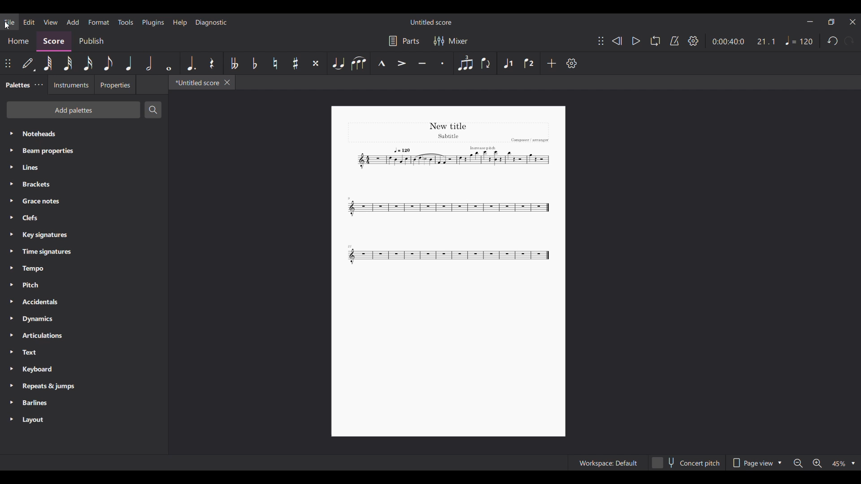 The height and width of the screenshot is (484, 861). Describe the element at coordinates (73, 22) in the screenshot. I see `Add menu` at that location.